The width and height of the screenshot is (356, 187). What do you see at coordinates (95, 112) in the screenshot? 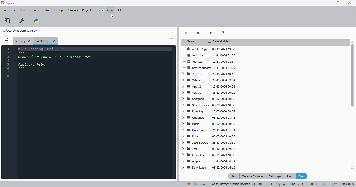
I see `editor` at bounding box center [95, 112].